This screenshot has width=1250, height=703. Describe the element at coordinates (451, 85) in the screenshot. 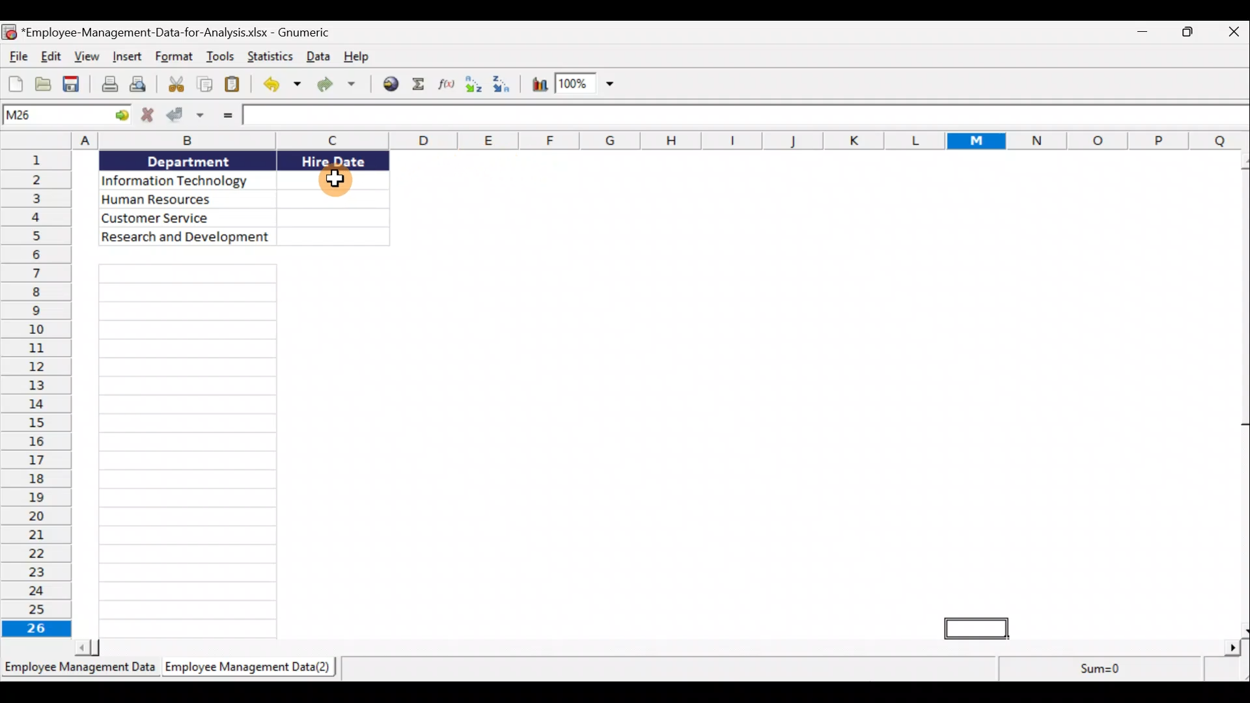

I see `Edit a function in the current cell` at that location.